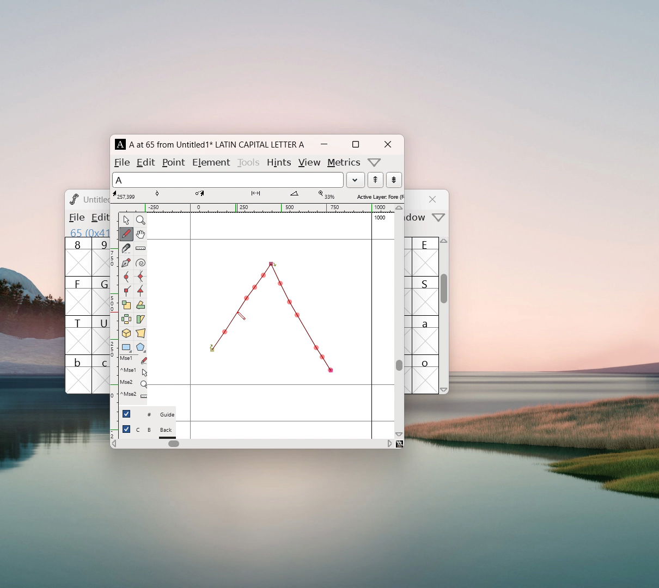  Describe the element at coordinates (141, 348) in the screenshot. I see `polygon or star` at that location.